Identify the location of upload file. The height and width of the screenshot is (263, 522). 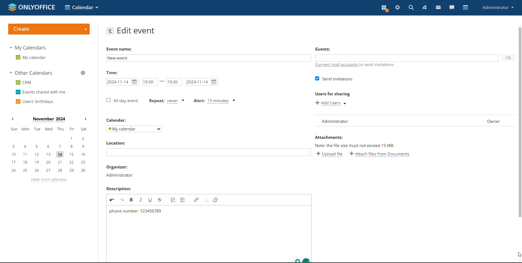
(329, 154).